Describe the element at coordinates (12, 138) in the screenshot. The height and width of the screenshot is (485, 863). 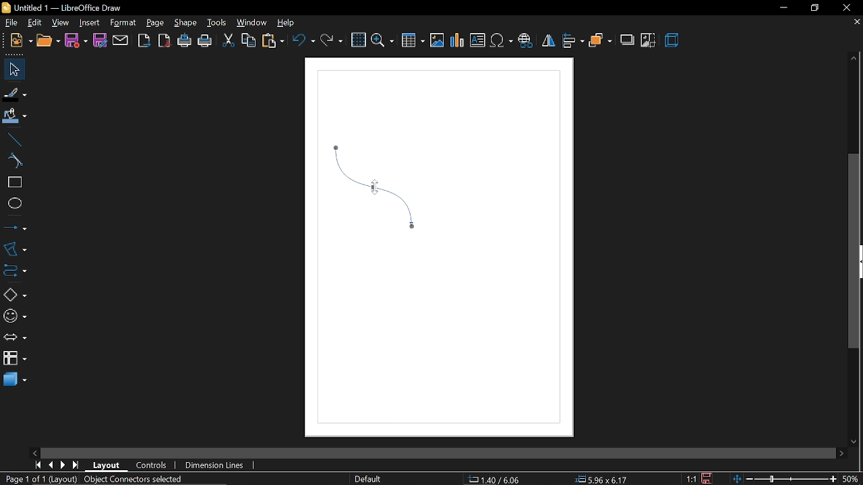
I see `line` at that location.